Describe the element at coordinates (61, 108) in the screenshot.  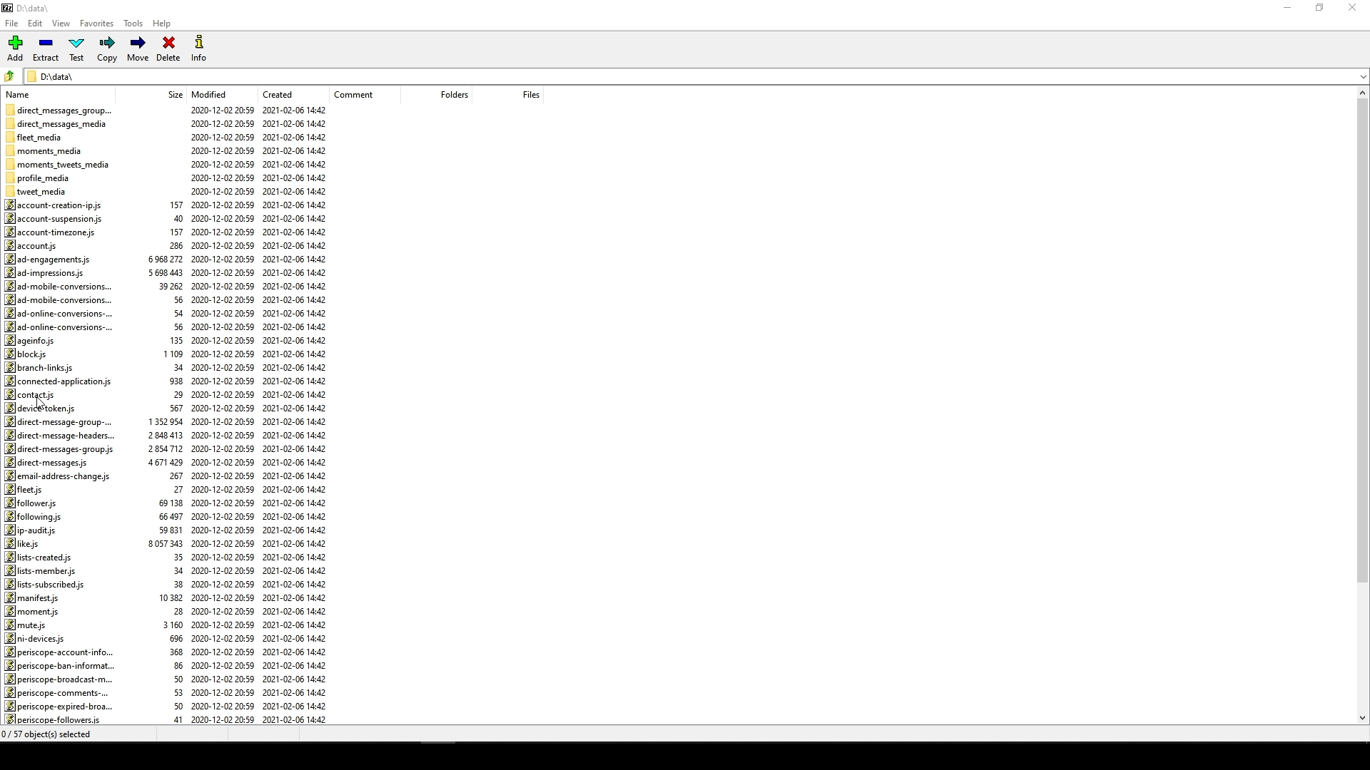
I see `direct_messages_group` at that location.